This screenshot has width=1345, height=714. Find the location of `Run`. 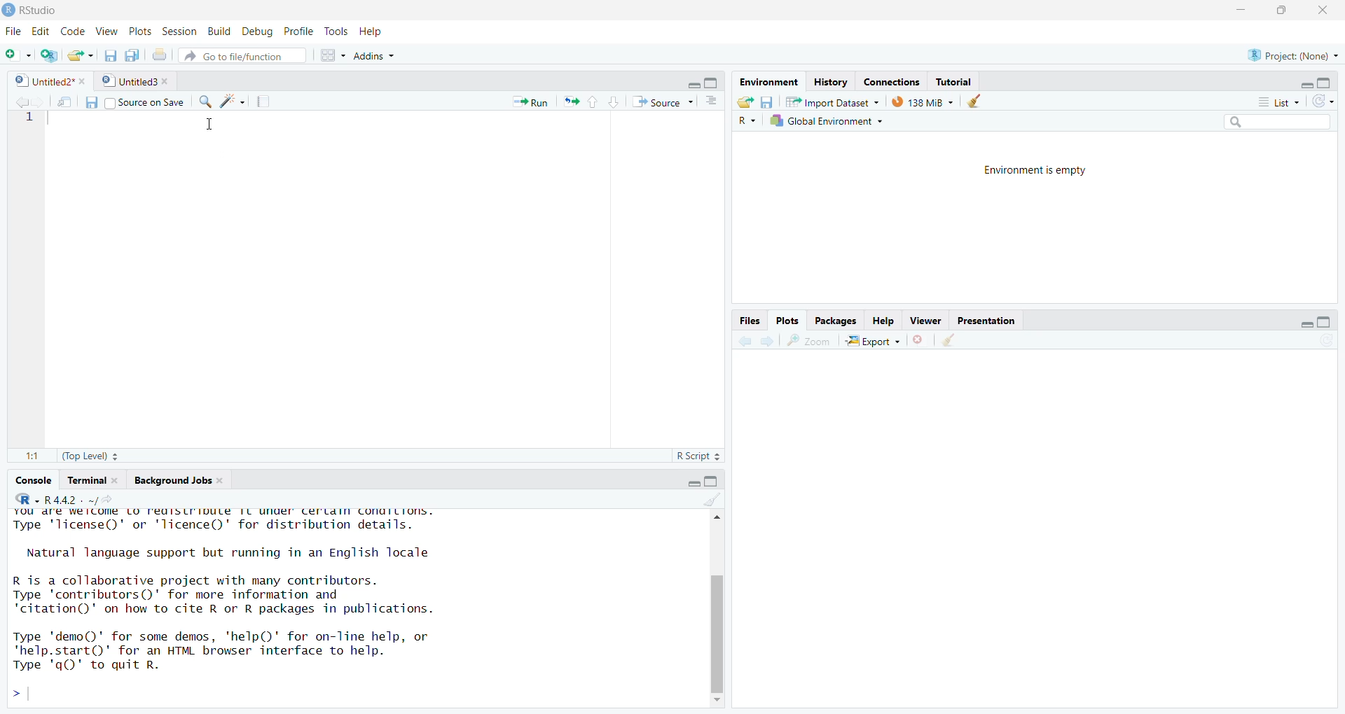

Run is located at coordinates (524, 102).